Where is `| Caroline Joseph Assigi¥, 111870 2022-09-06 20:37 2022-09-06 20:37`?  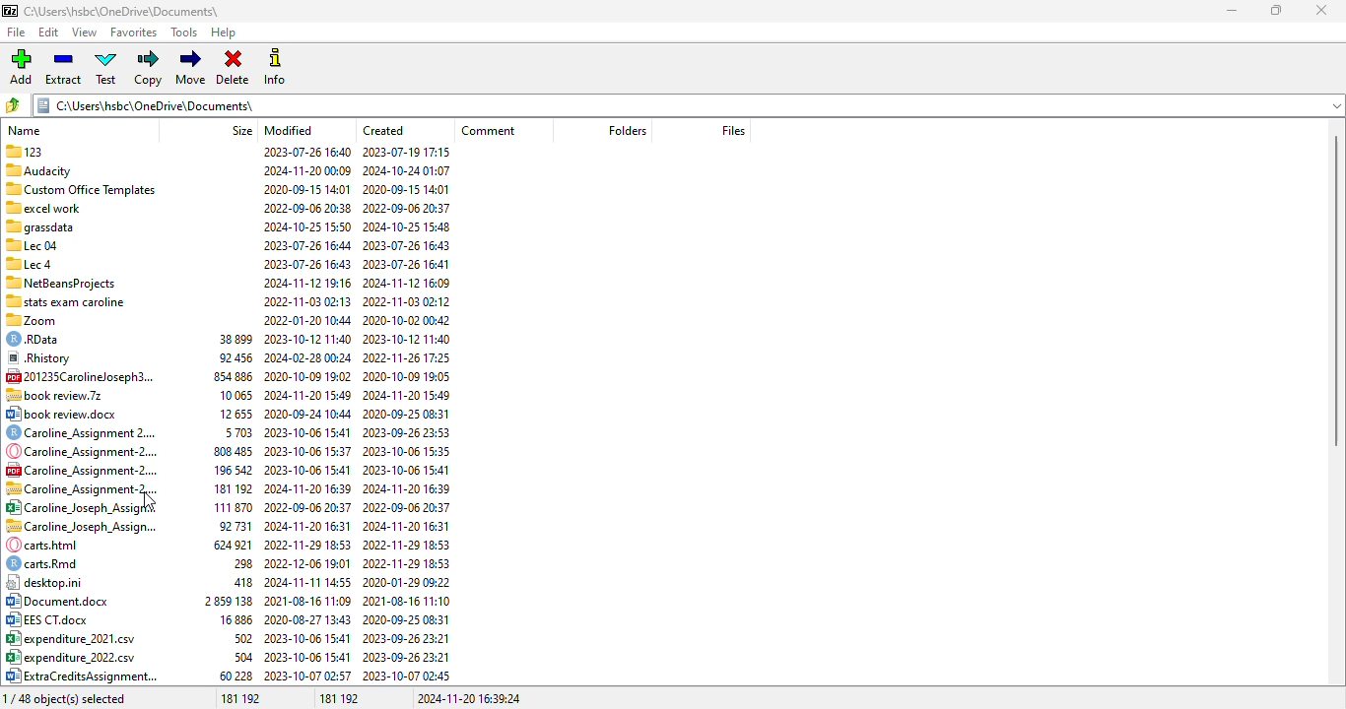
| Caroline Joseph Assigi¥, 111870 2022-09-06 20:37 2022-09-06 20:37 is located at coordinates (227, 507).